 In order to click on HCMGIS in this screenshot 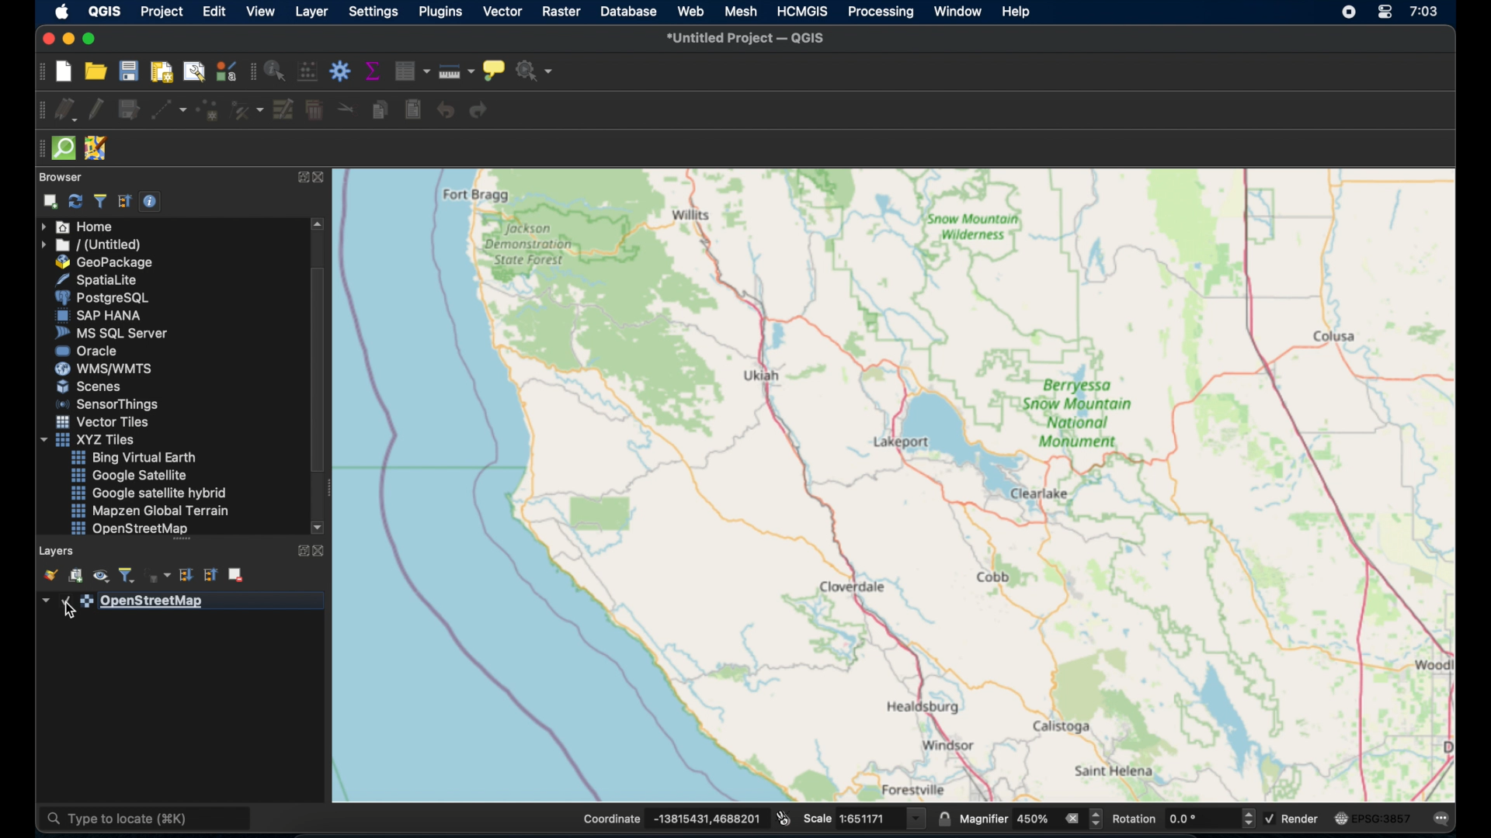, I will do `click(802, 12)`.